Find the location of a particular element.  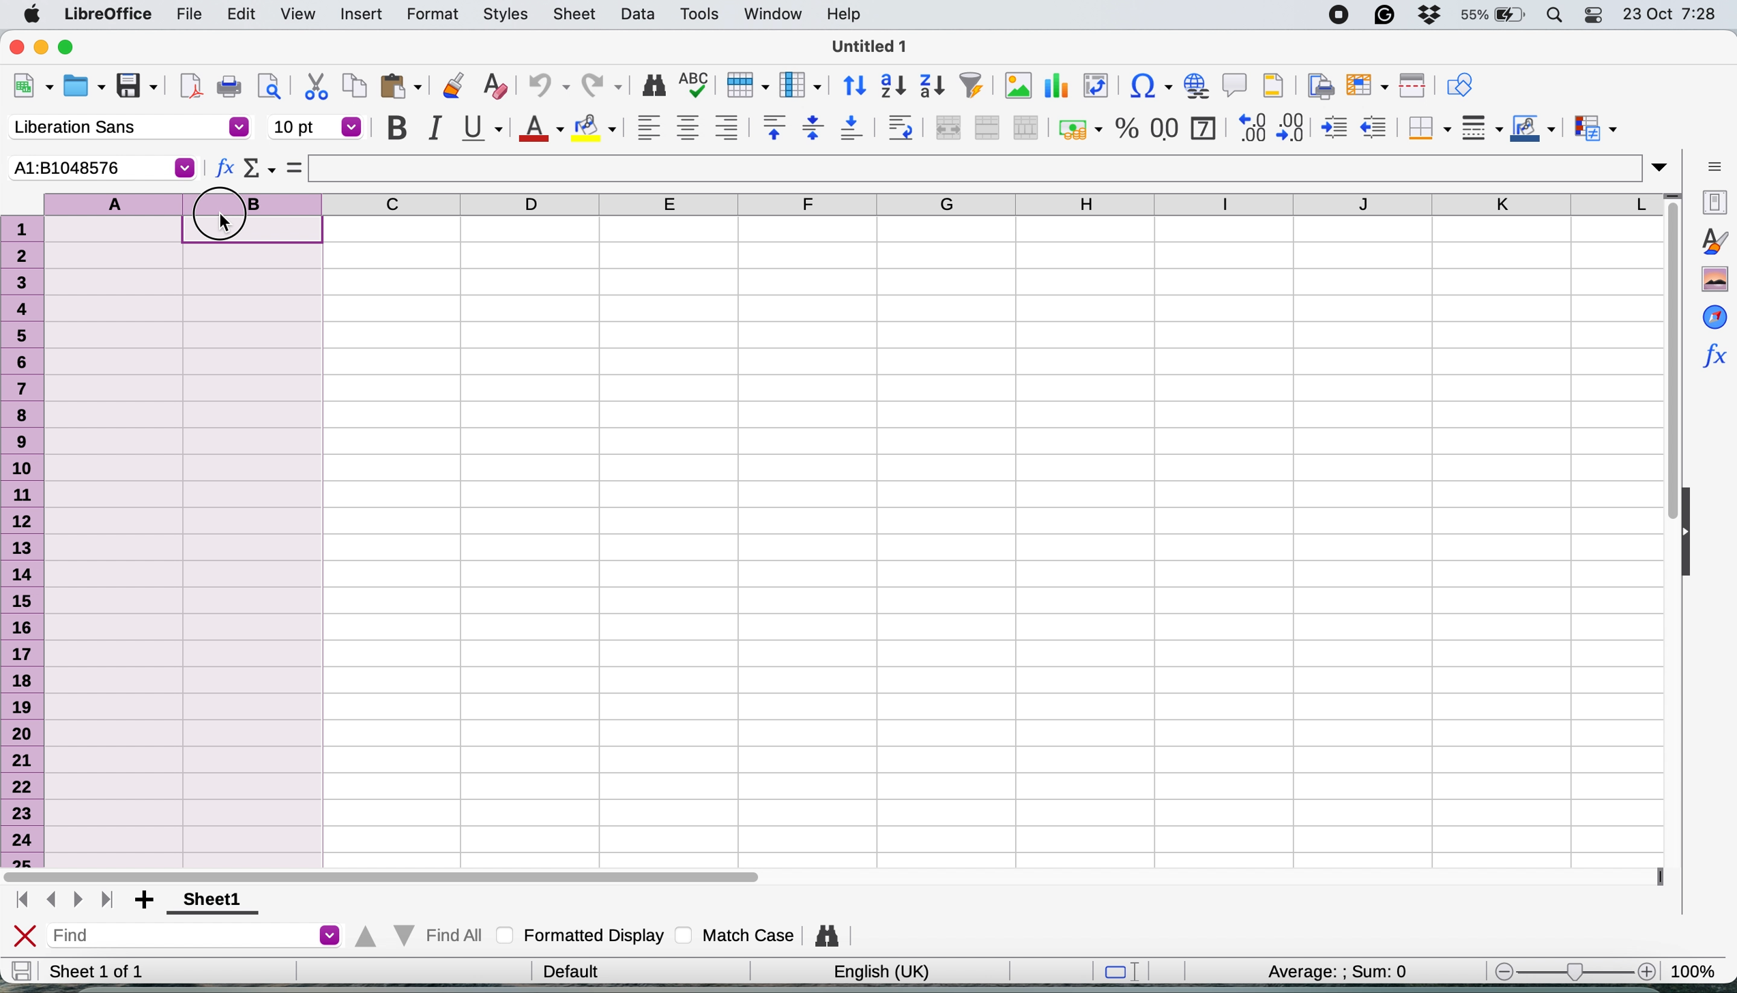

collapse is located at coordinates (1690, 529).